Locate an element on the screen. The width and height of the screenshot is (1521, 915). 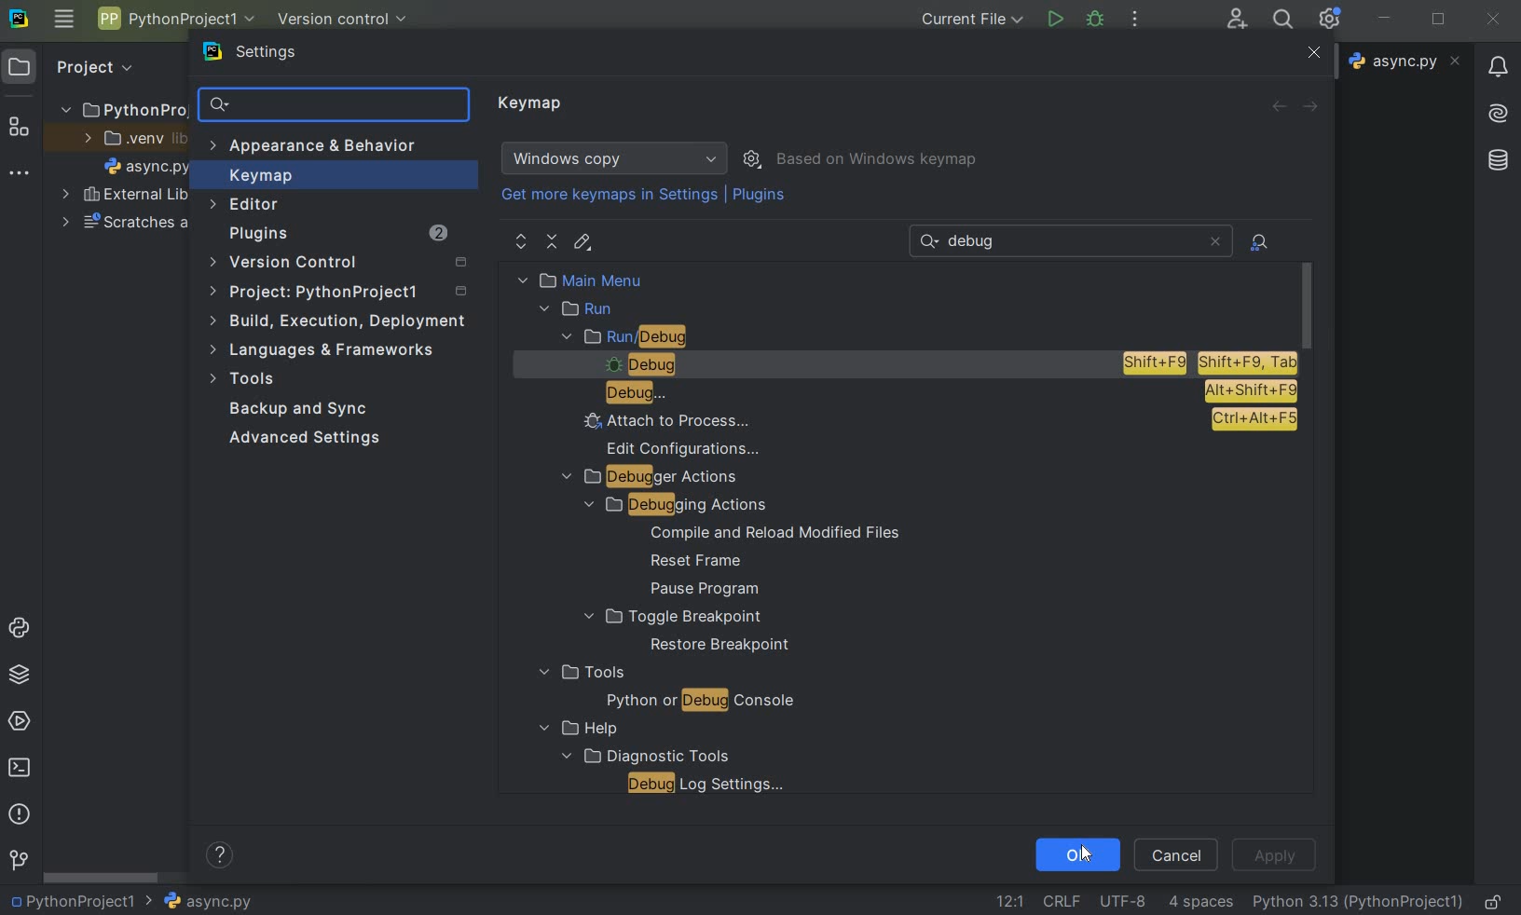
edit configurations is located at coordinates (685, 447).